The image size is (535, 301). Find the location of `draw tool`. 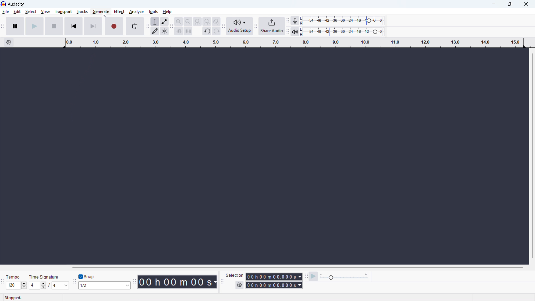

draw tool is located at coordinates (155, 31).